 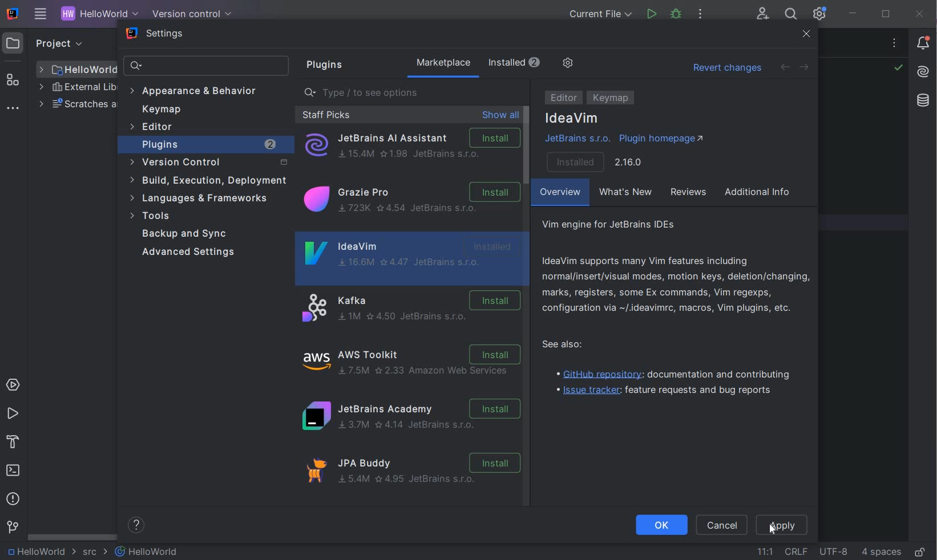 What do you see at coordinates (833, 551) in the screenshot?
I see `FILE ENCODING` at bounding box center [833, 551].